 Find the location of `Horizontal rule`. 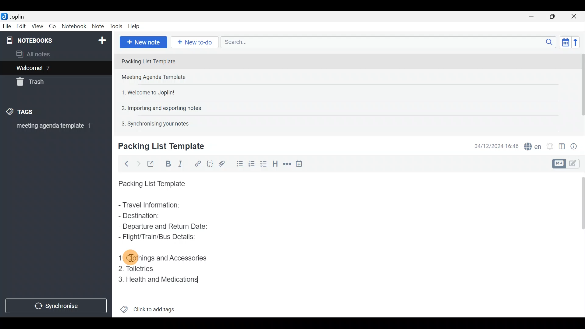

Horizontal rule is located at coordinates (286, 164).